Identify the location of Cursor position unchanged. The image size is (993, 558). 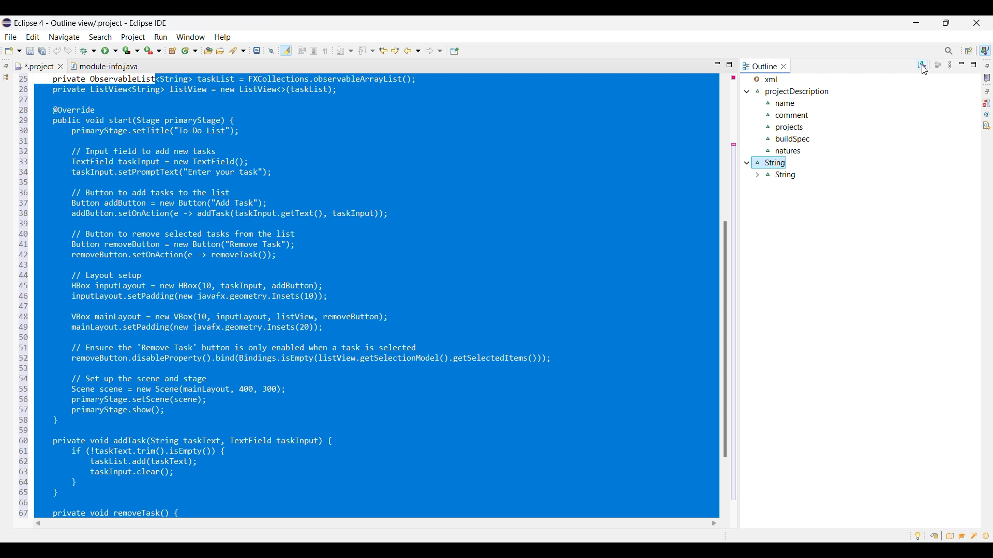
(925, 70).